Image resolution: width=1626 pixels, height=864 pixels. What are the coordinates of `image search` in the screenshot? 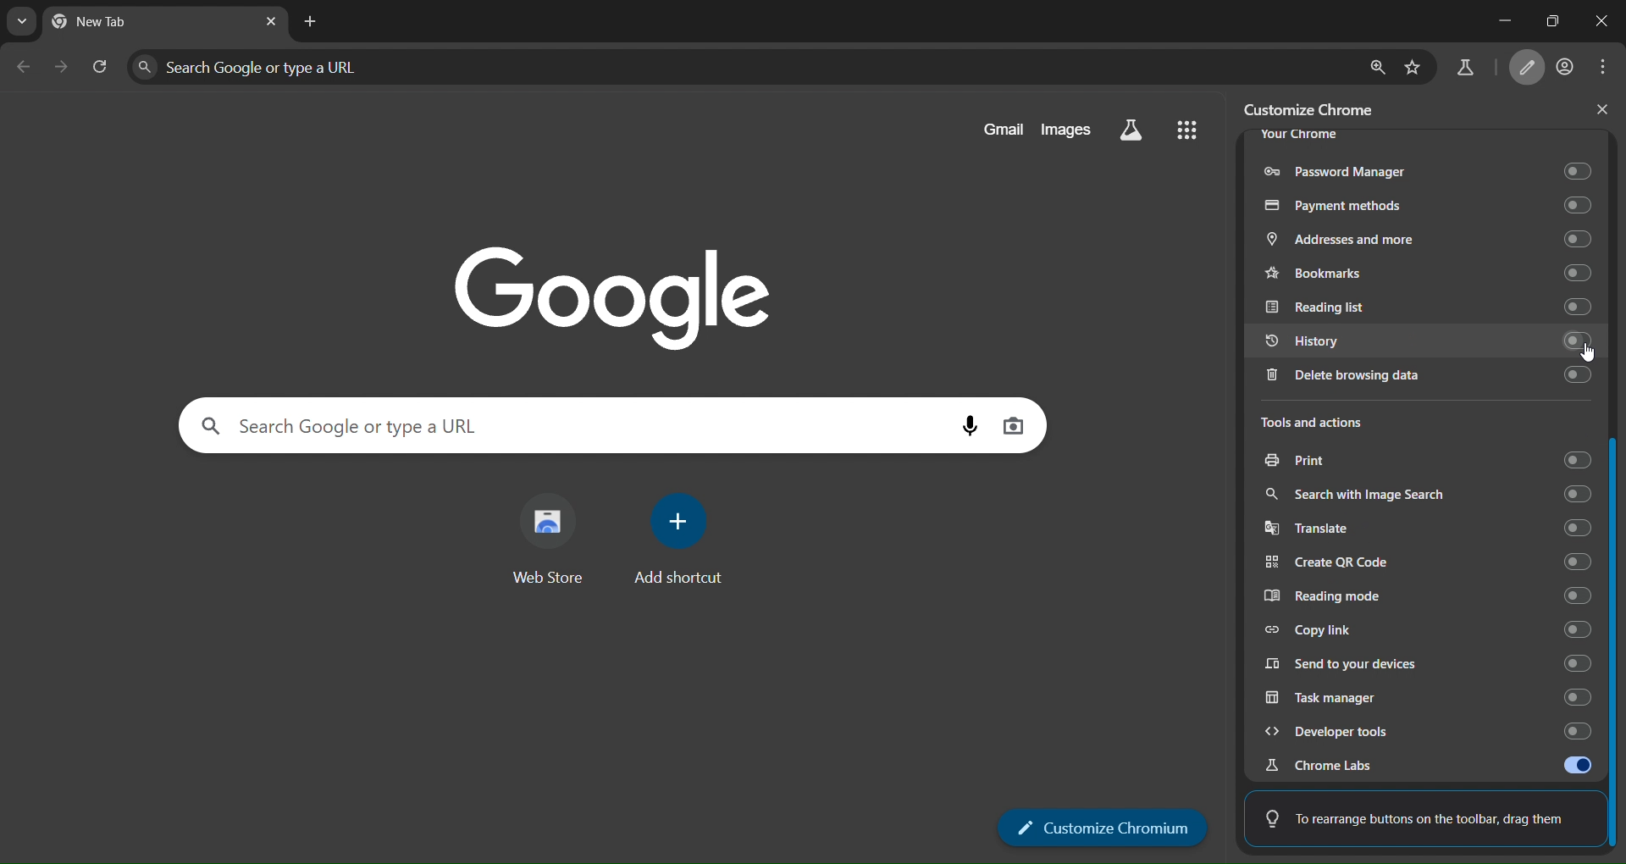 It's located at (1013, 424).